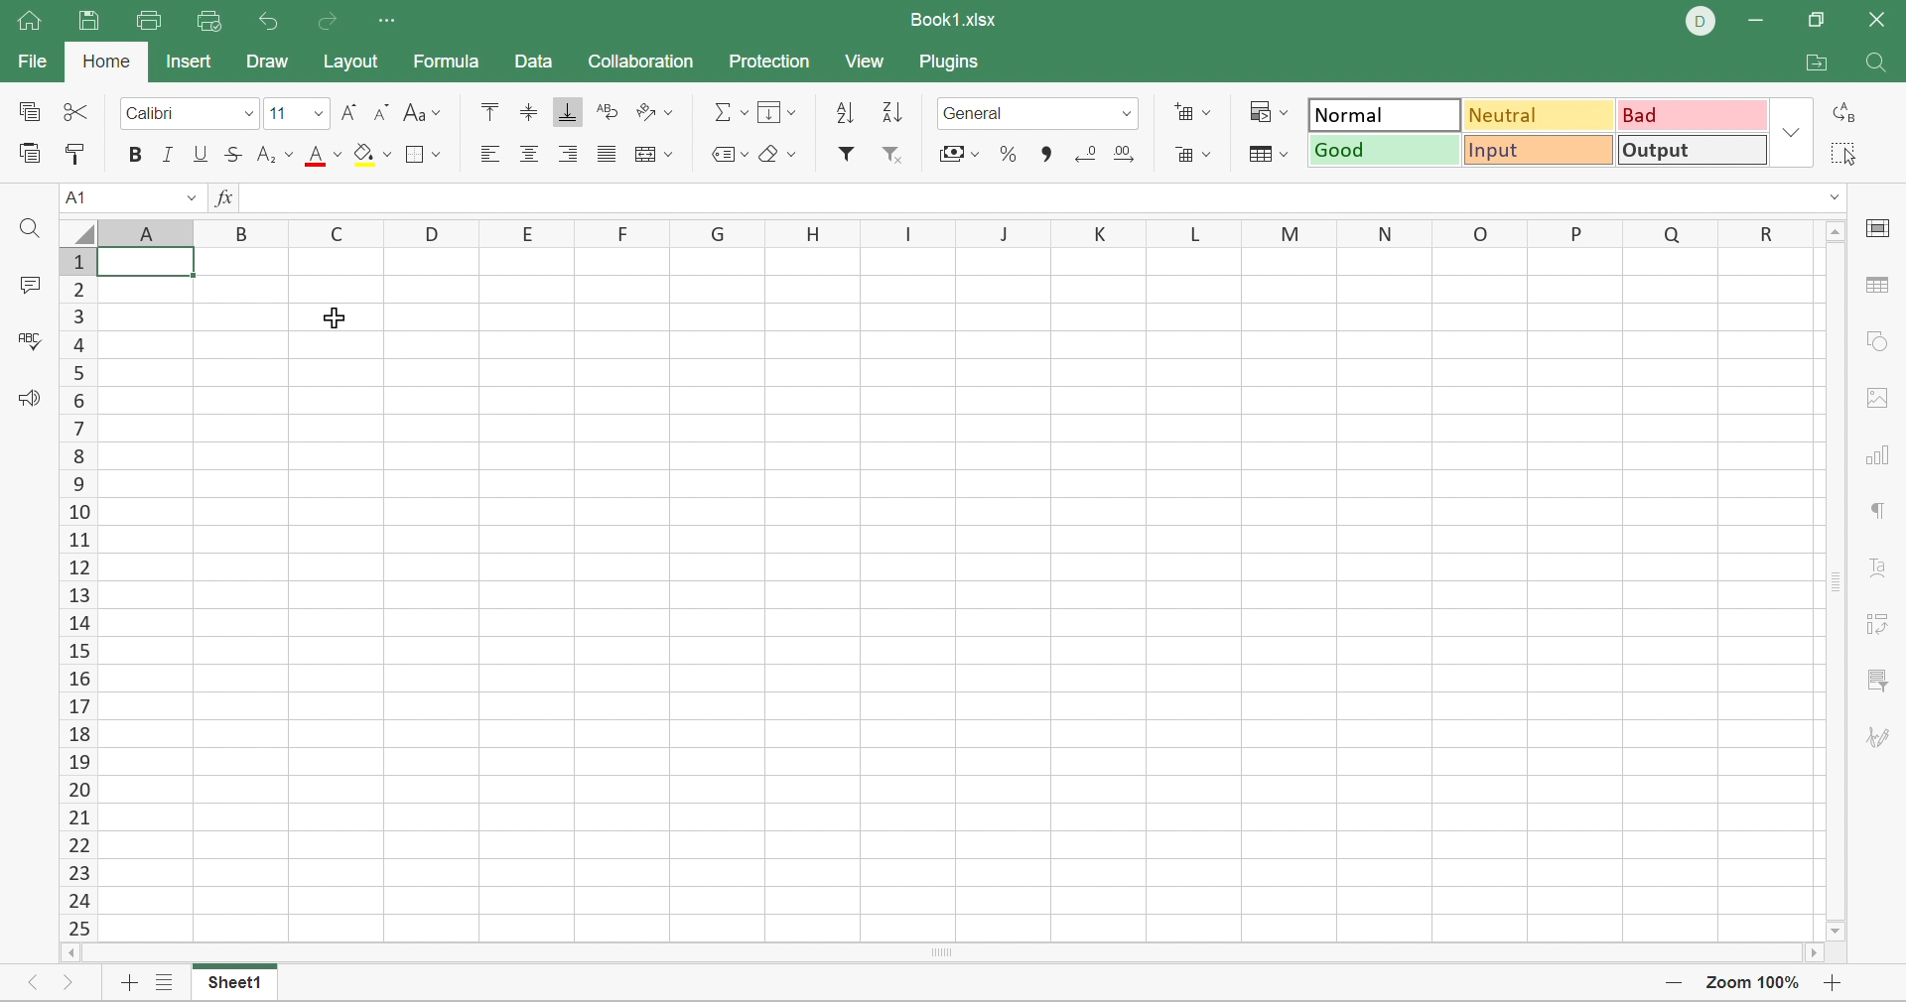 The width and height of the screenshot is (1906, 1002). What do you see at coordinates (74, 592) in the screenshot?
I see `Scroll Bar` at bounding box center [74, 592].